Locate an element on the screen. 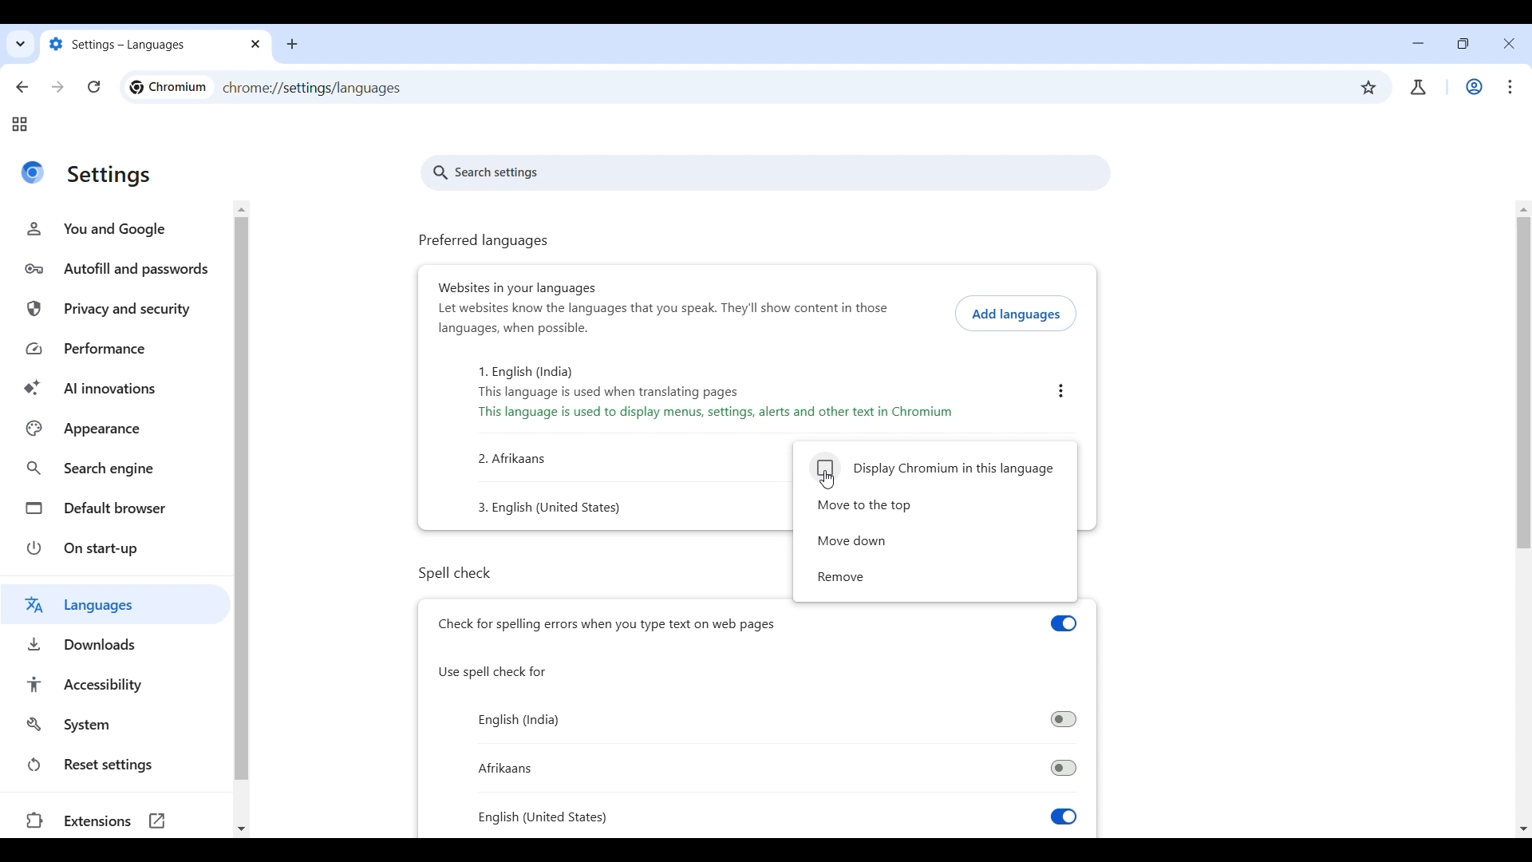  Downloads is located at coordinates (115, 644).